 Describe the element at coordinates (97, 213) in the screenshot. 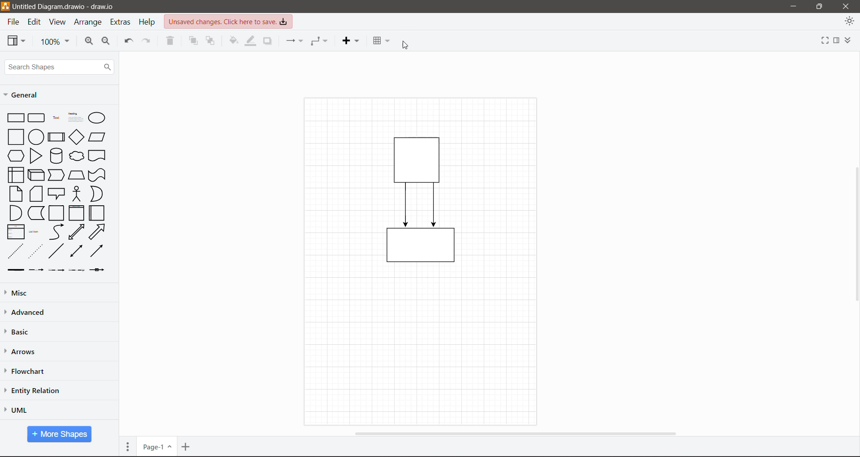

I see `Horizontal Container` at that location.